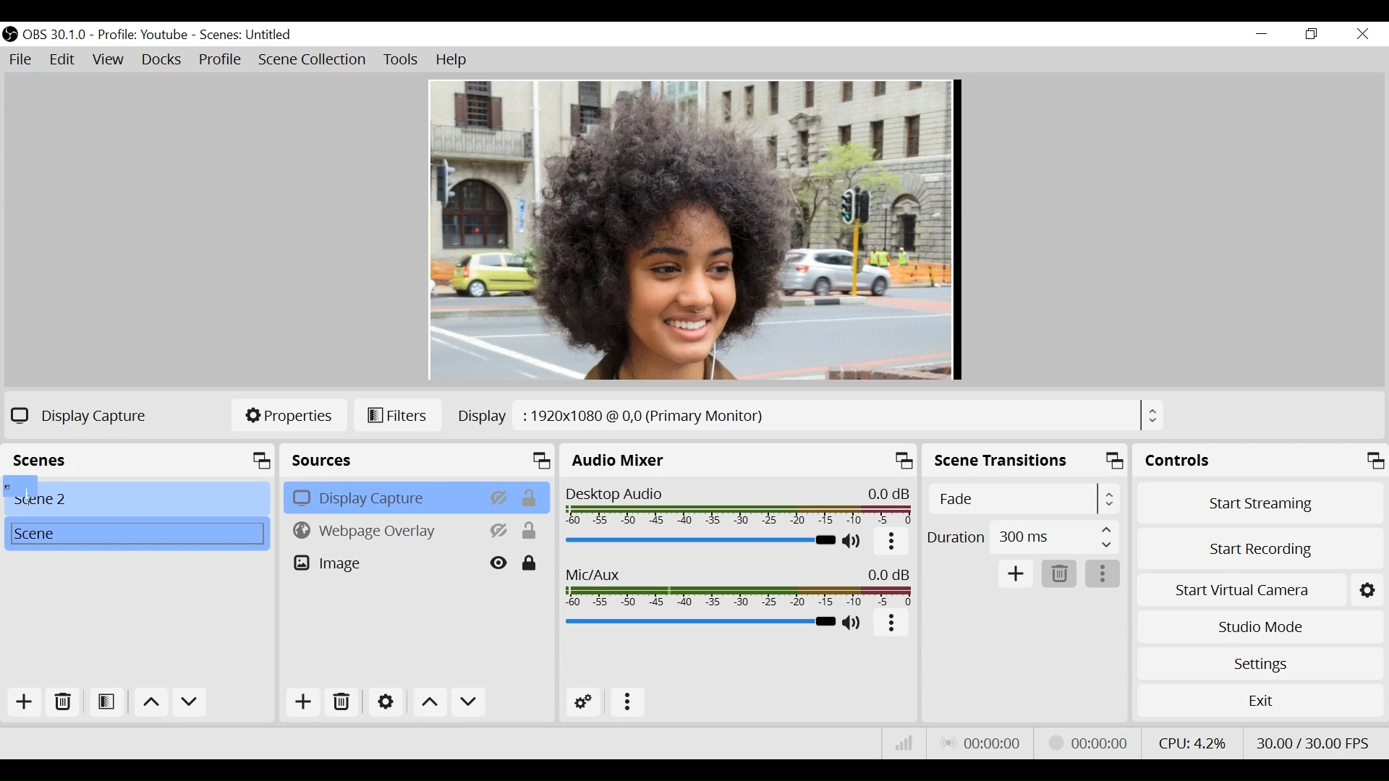 The width and height of the screenshot is (1389, 781). What do you see at coordinates (1257, 551) in the screenshot?
I see `Start Recording` at bounding box center [1257, 551].